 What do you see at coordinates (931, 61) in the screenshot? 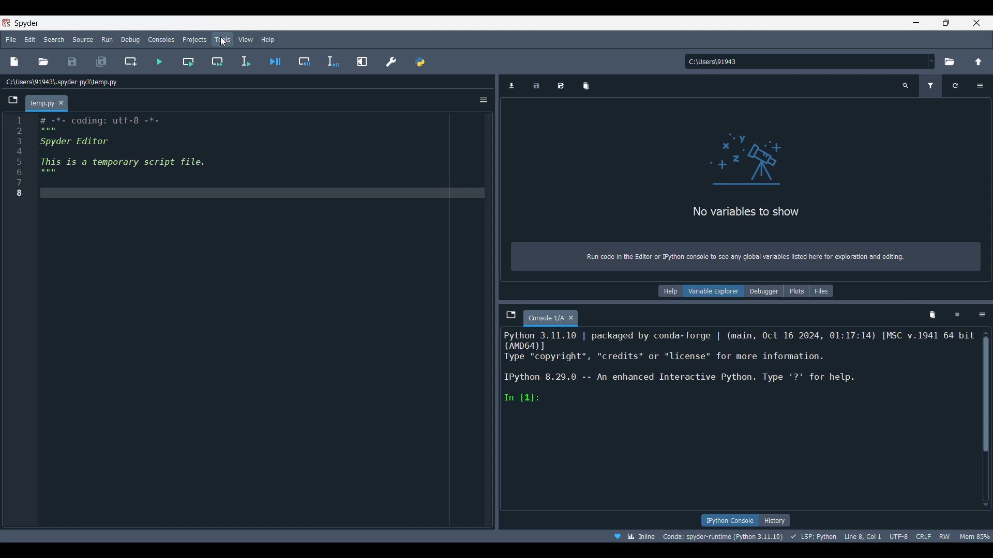
I see `Location options ` at bounding box center [931, 61].